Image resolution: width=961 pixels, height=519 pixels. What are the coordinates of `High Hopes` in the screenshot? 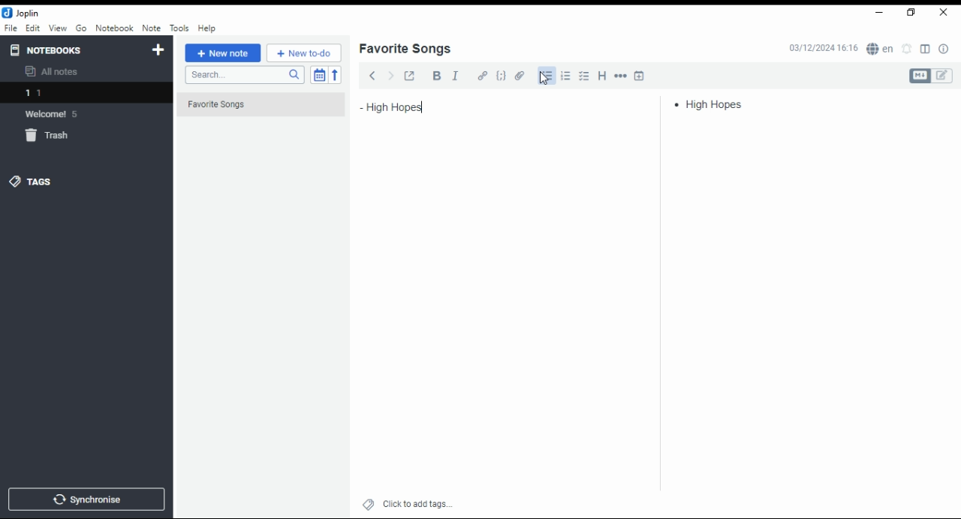 It's located at (712, 103).